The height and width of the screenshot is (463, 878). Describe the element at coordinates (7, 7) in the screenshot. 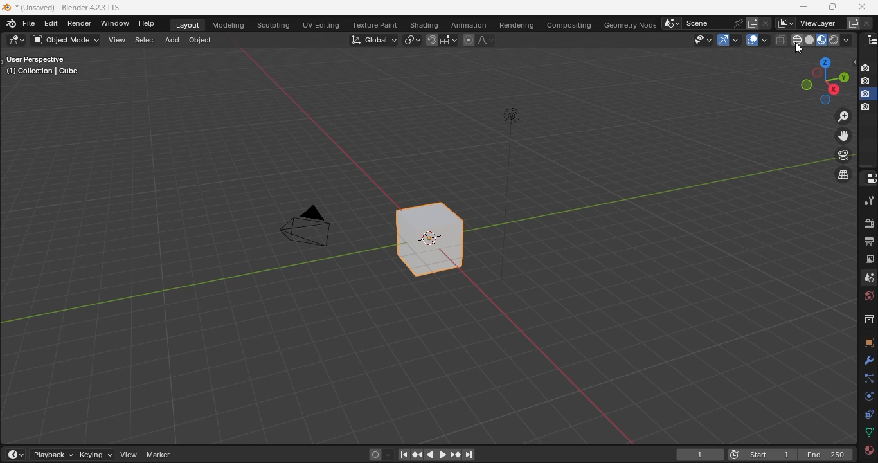

I see `logo` at that location.